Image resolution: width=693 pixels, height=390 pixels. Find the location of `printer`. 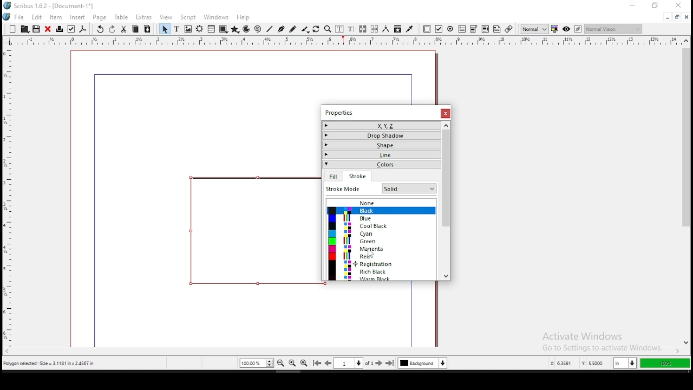

printer is located at coordinates (59, 29).